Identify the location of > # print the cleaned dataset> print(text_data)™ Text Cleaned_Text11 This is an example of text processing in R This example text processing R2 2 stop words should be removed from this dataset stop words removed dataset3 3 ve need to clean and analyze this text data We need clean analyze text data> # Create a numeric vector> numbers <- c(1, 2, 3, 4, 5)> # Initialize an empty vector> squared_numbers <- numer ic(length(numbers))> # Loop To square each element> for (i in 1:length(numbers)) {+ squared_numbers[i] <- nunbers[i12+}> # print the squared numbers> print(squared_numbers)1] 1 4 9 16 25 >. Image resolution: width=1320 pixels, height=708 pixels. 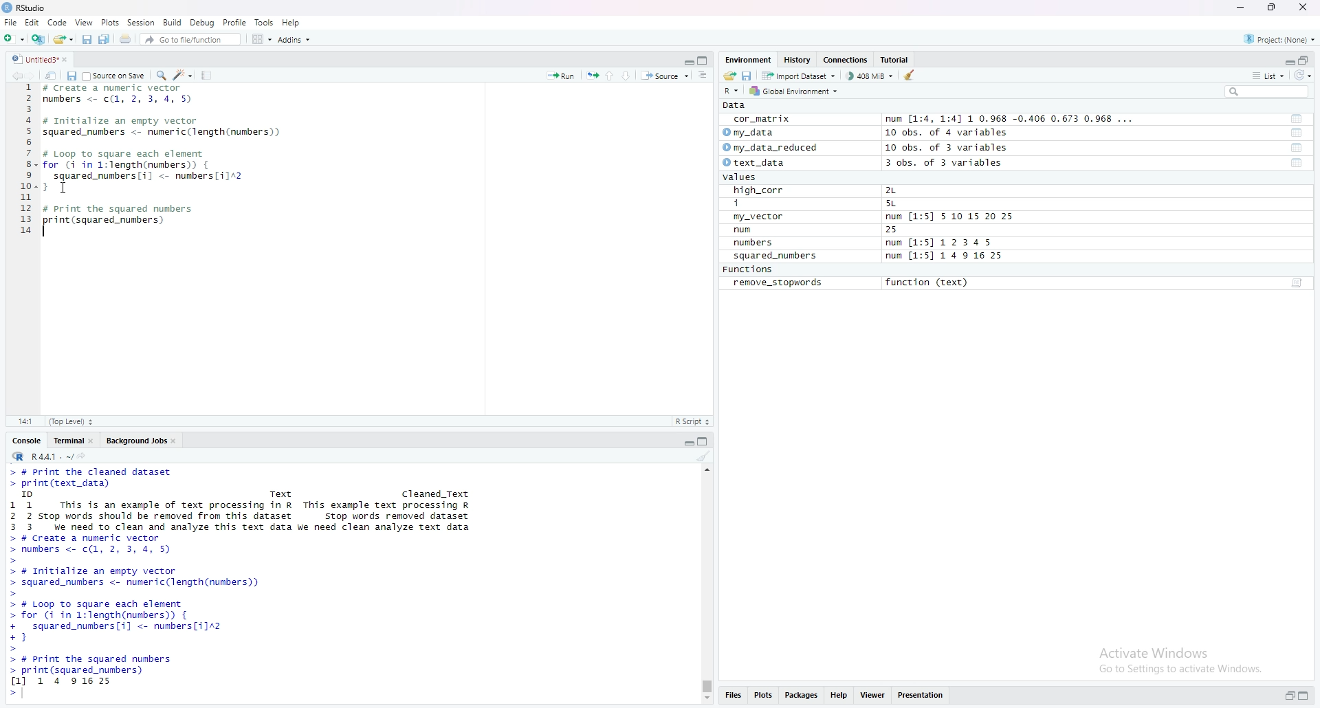
(247, 583).